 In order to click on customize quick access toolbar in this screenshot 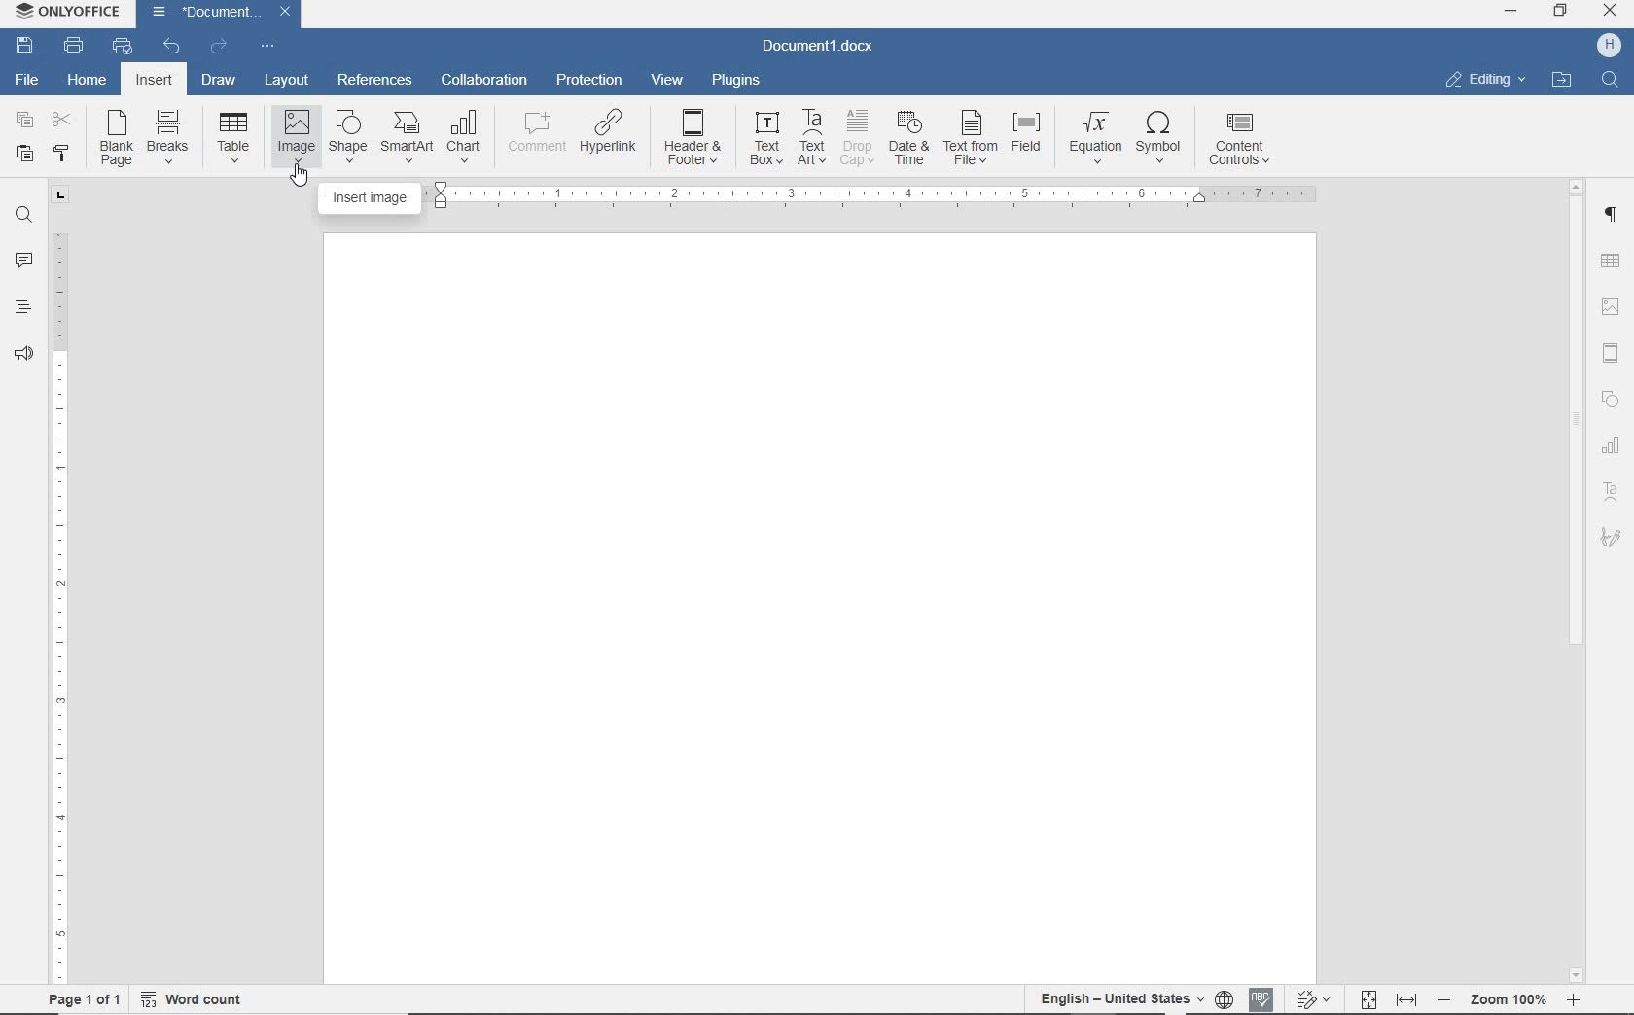, I will do `click(267, 46)`.